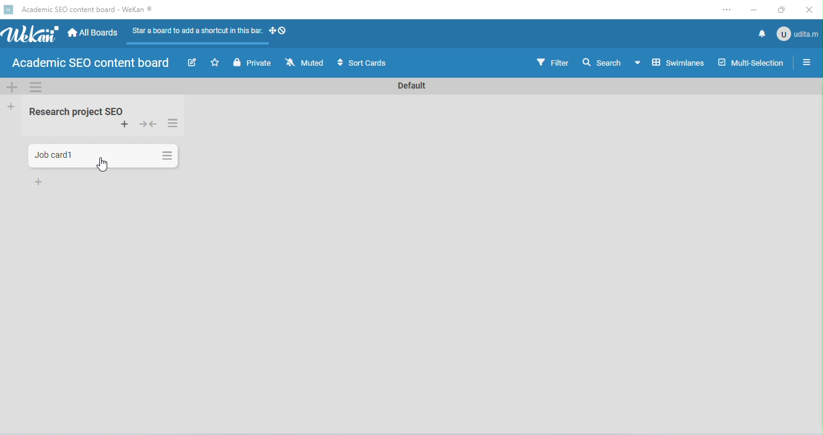 Image resolution: width=823 pixels, height=435 pixels. I want to click on research project SEO, so click(76, 110).